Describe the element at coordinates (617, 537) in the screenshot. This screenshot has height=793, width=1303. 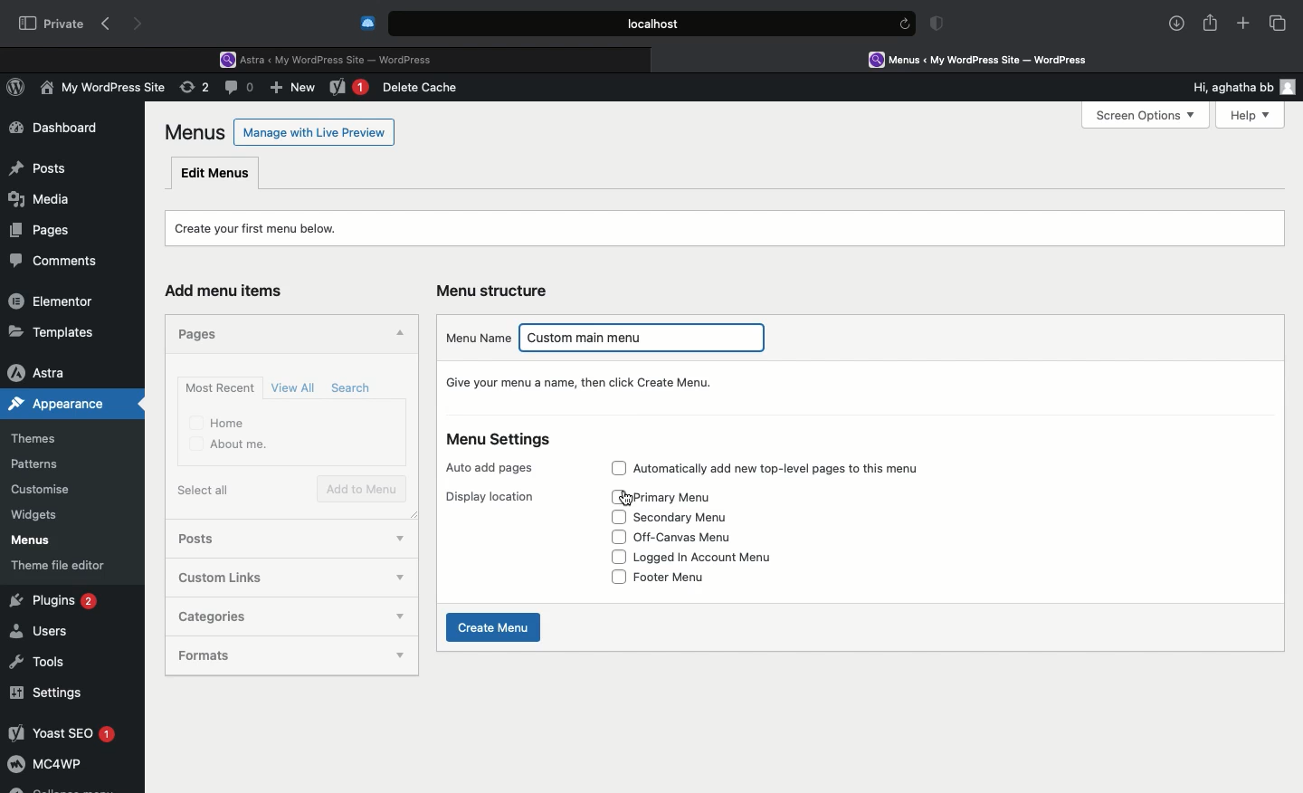
I see `Check box` at that location.